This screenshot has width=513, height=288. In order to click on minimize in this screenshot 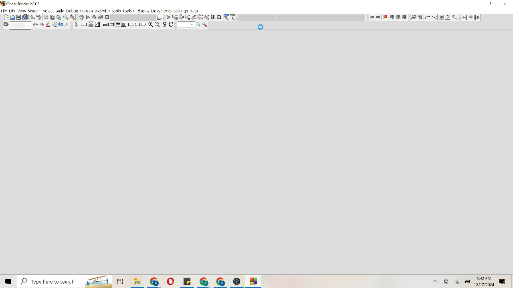, I will do `click(490, 4)`.